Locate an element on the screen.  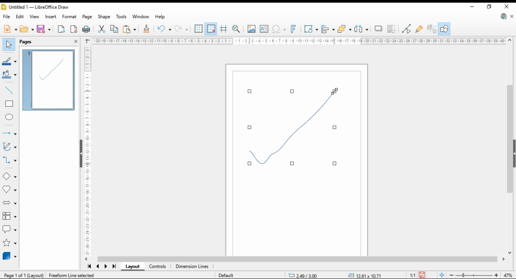
first page is located at coordinates (88, 266).